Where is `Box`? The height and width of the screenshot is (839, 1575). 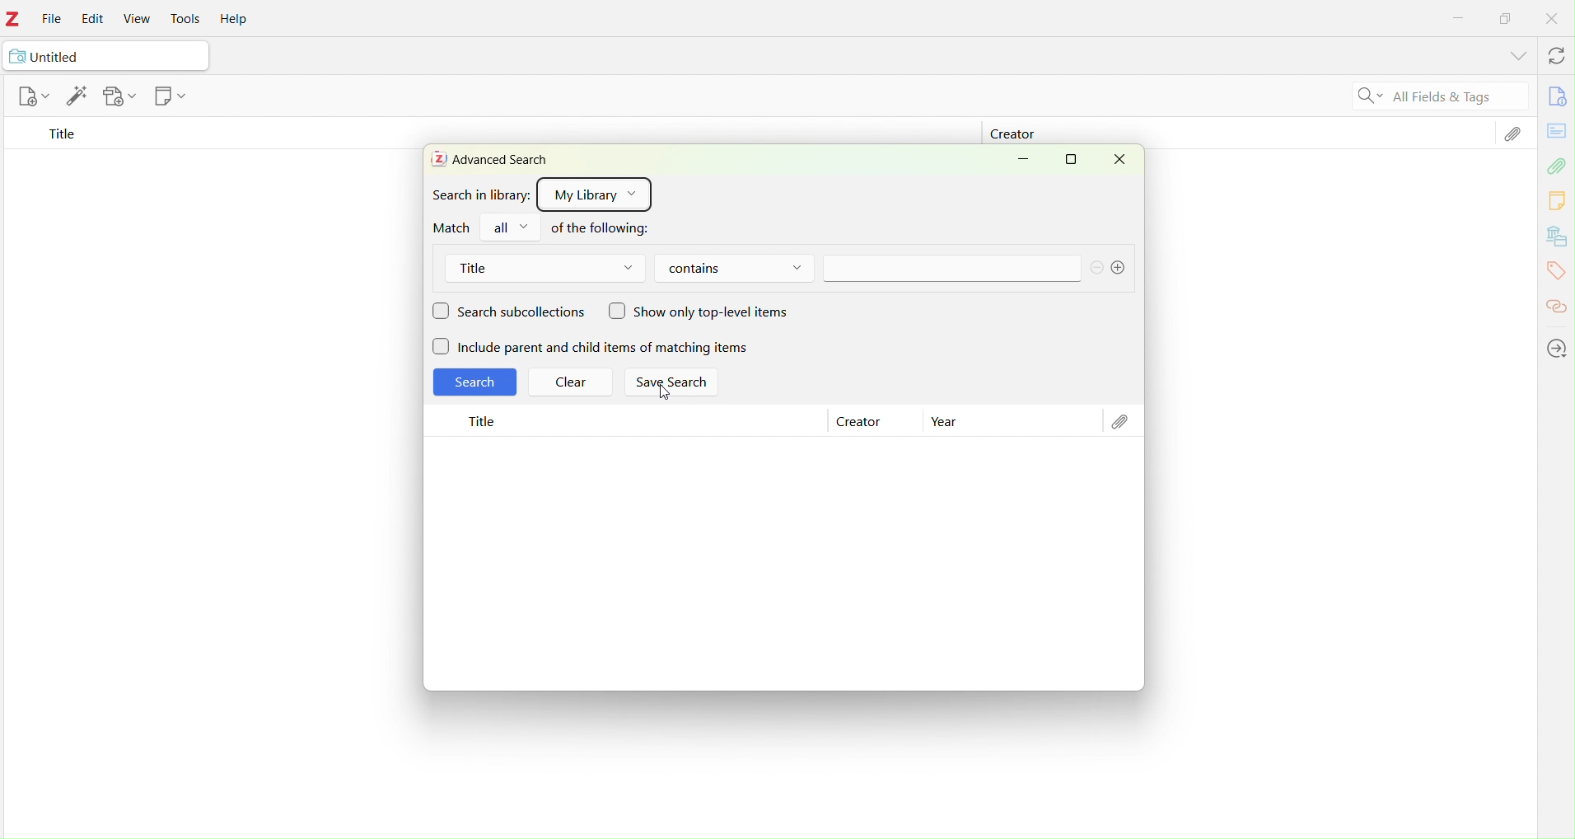
Box is located at coordinates (1506, 17).